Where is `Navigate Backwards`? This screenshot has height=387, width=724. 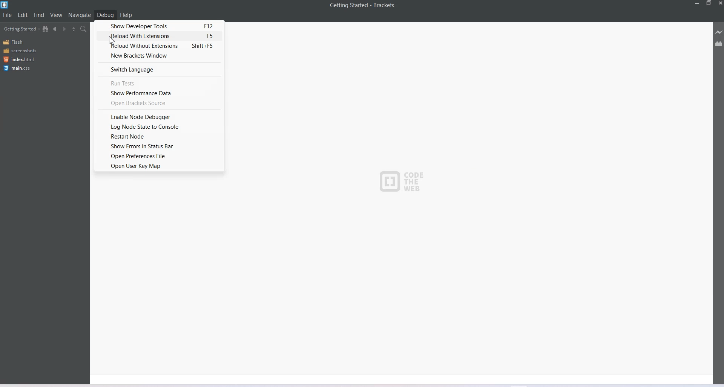
Navigate Backwards is located at coordinates (55, 29).